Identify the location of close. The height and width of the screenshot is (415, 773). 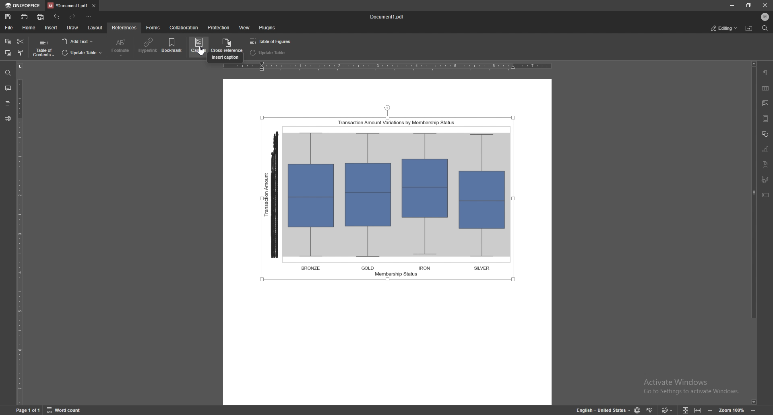
(764, 5).